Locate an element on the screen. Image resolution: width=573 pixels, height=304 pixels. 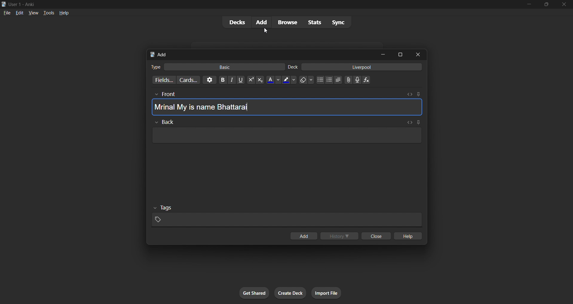
help is located at coordinates (409, 236).